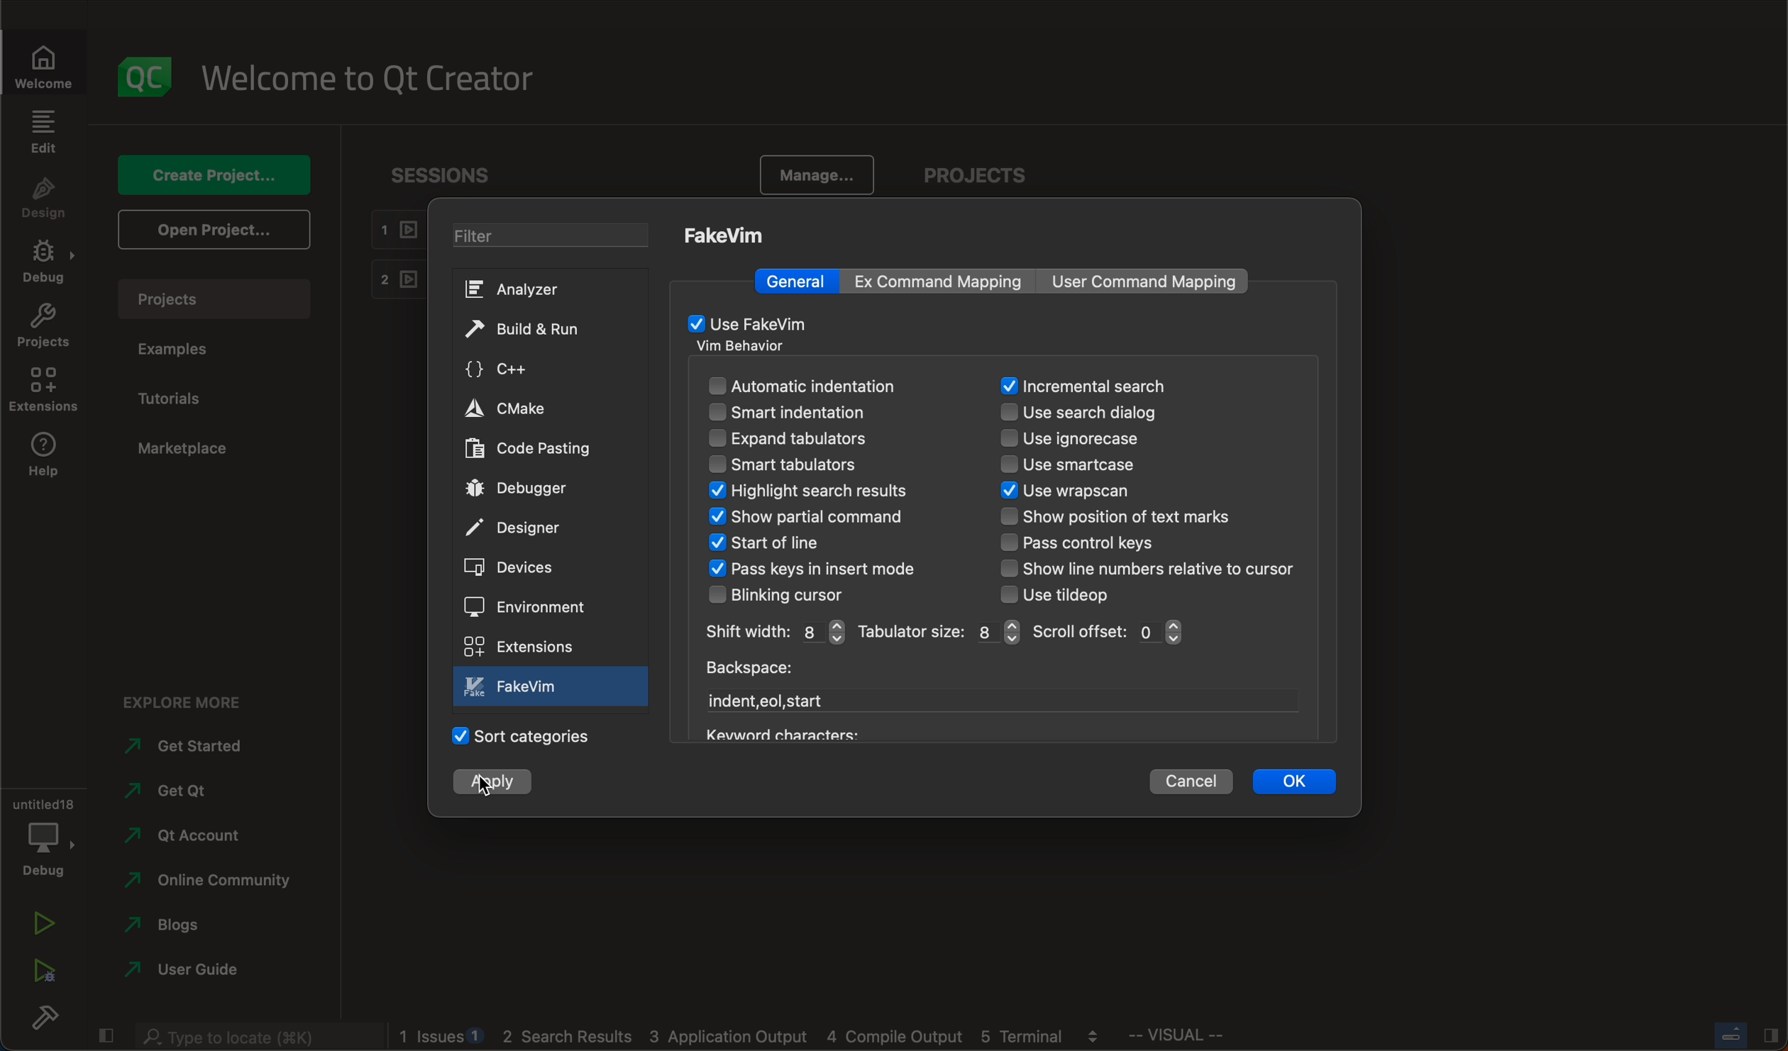 The width and height of the screenshot is (1788, 1051). Describe the element at coordinates (211, 882) in the screenshot. I see `community` at that location.